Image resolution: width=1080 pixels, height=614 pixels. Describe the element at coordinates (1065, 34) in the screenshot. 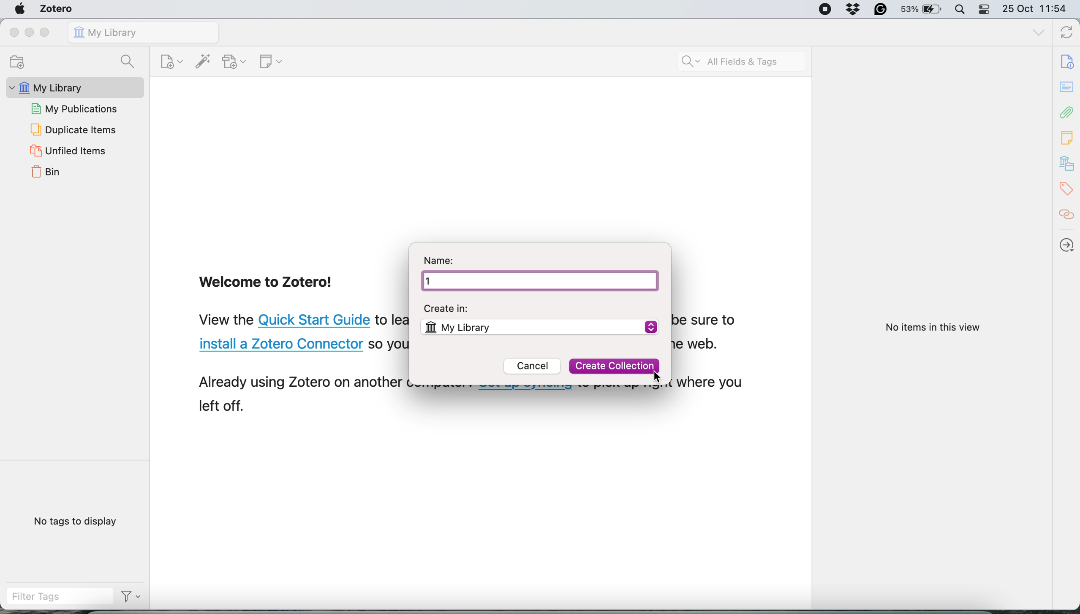

I see `sync with zotero.org` at that location.